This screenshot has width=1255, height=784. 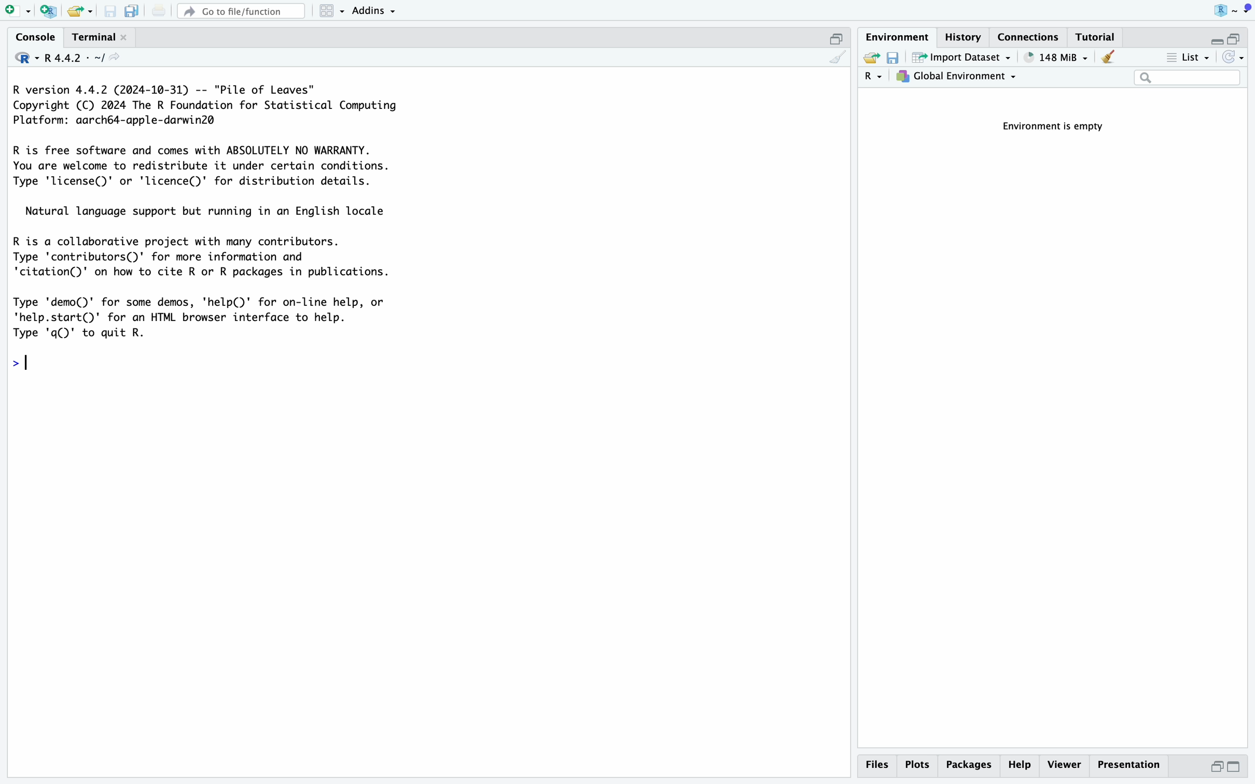 I want to click on go to file/function, so click(x=240, y=9).